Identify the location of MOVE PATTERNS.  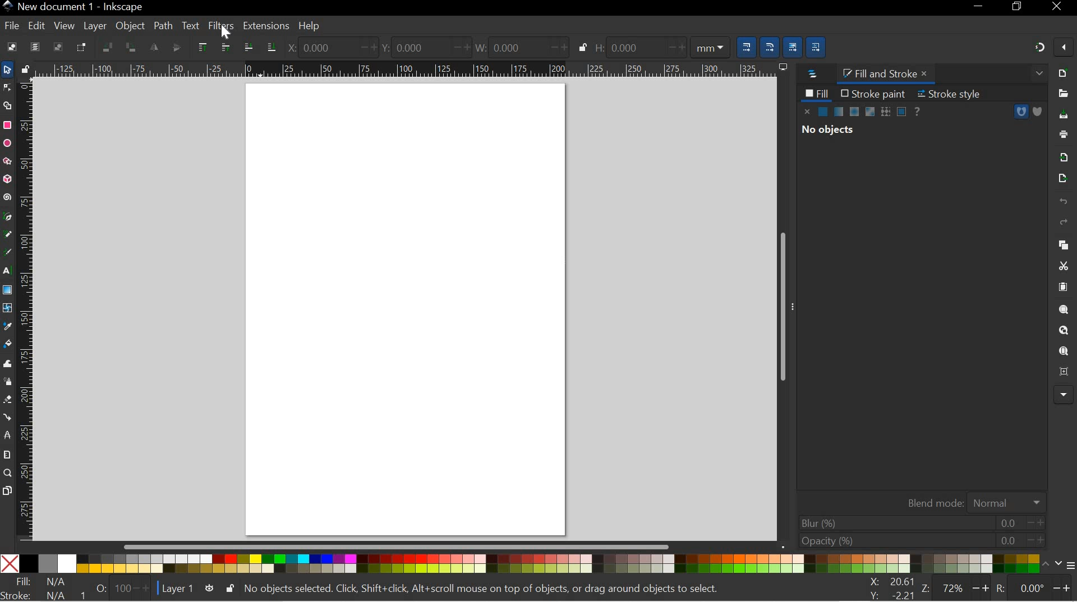
(818, 45).